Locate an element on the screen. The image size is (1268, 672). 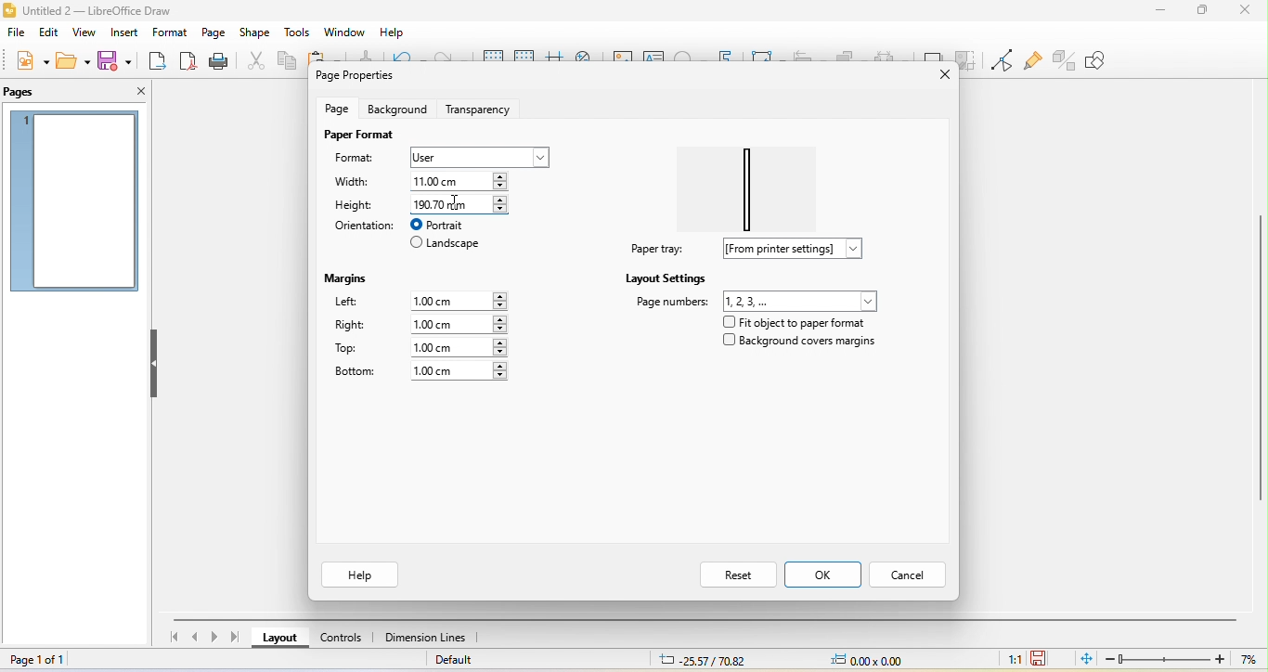
110.00 cm is located at coordinates (464, 180).